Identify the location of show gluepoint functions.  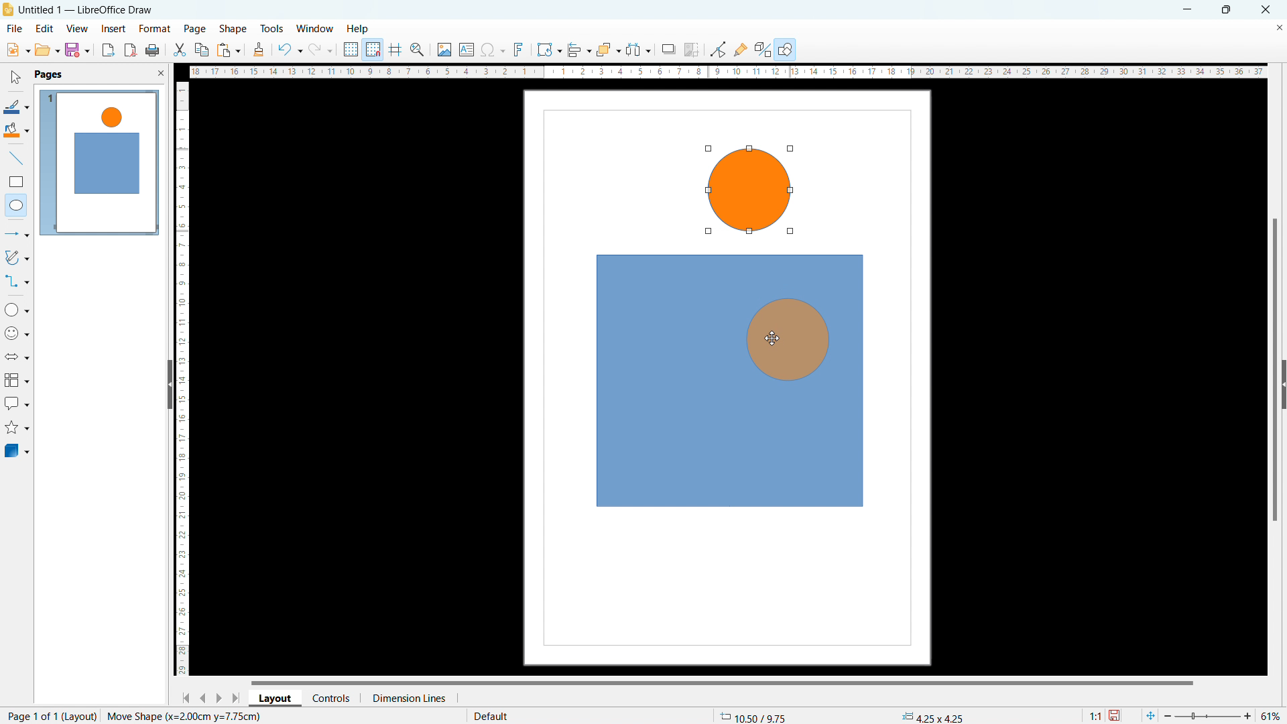
(741, 49).